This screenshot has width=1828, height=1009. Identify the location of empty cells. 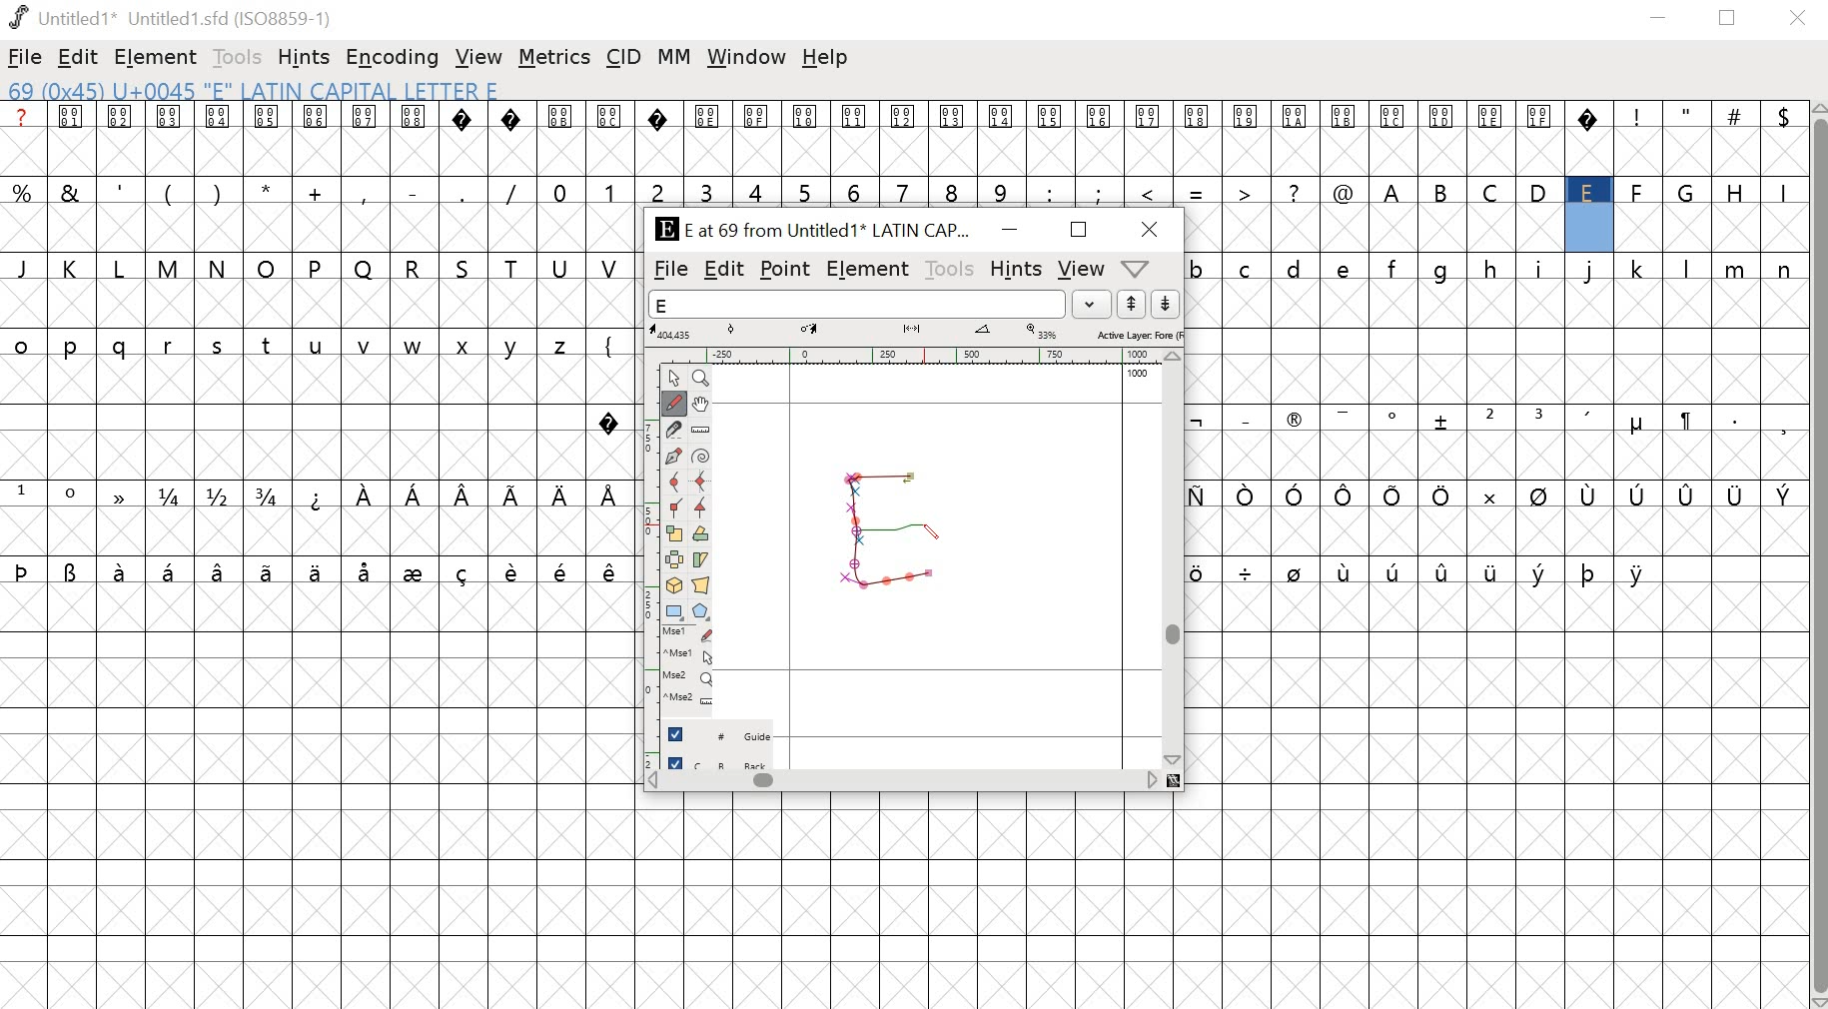
(316, 534).